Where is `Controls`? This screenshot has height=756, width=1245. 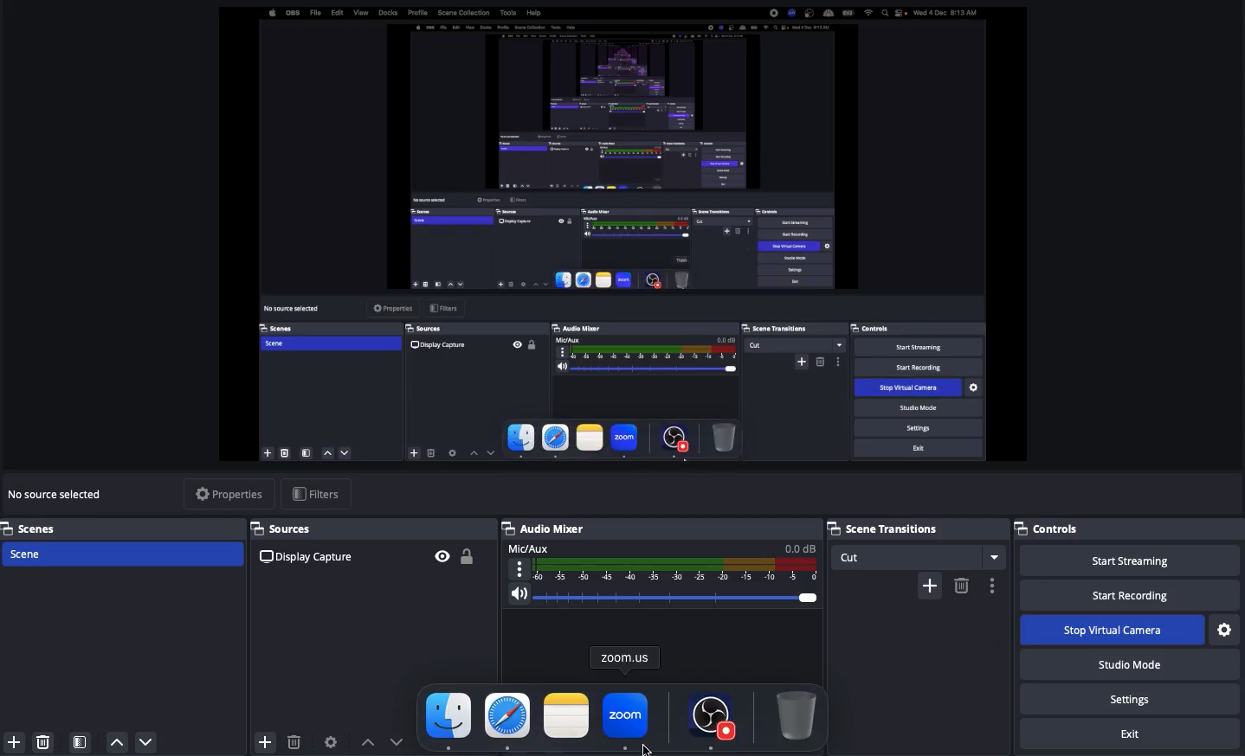 Controls is located at coordinates (1056, 527).